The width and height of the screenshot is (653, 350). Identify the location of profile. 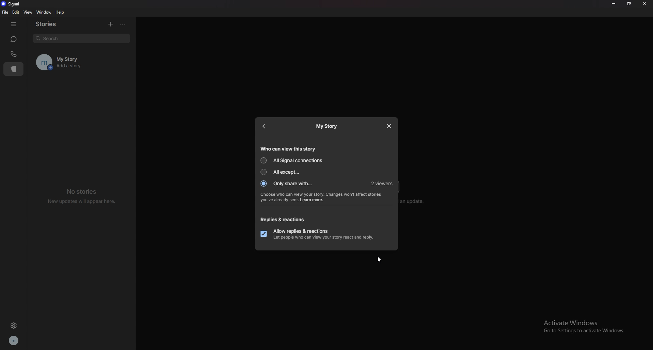
(14, 339).